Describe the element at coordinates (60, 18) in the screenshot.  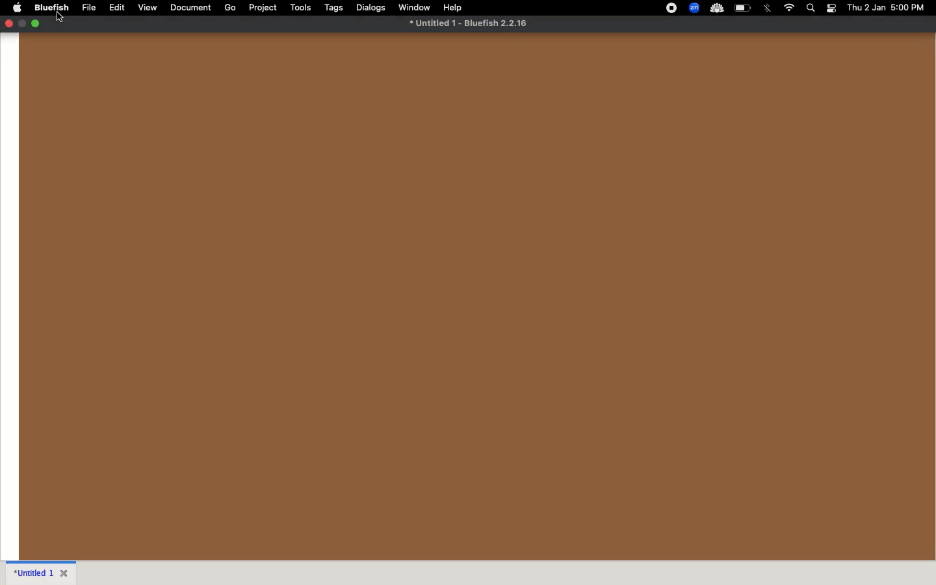
I see `cursor` at that location.